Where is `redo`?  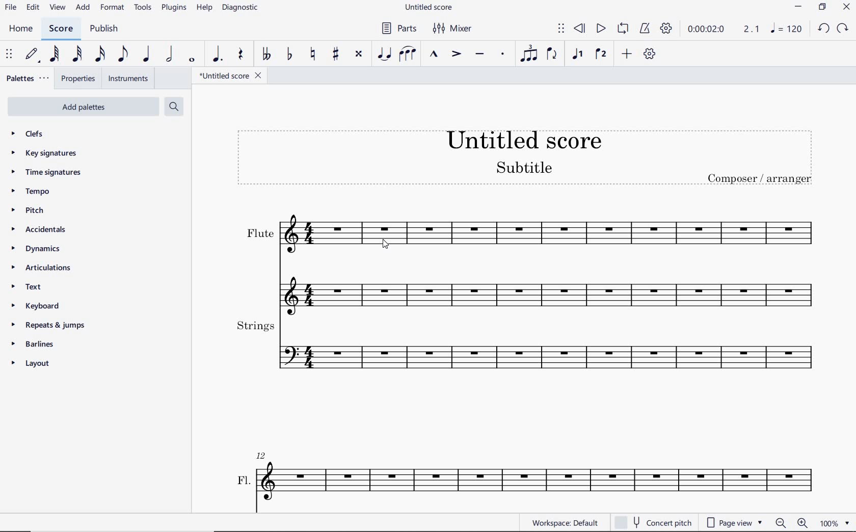
redo is located at coordinates (844, 28).